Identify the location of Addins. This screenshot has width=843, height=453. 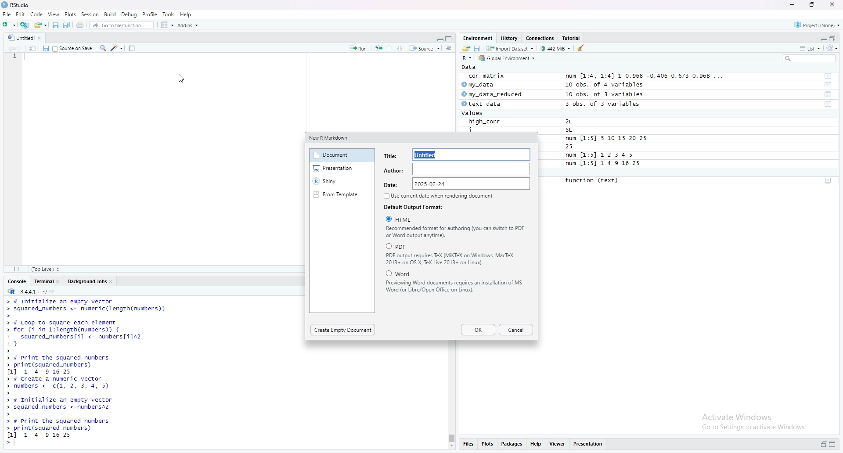
(188, 25).